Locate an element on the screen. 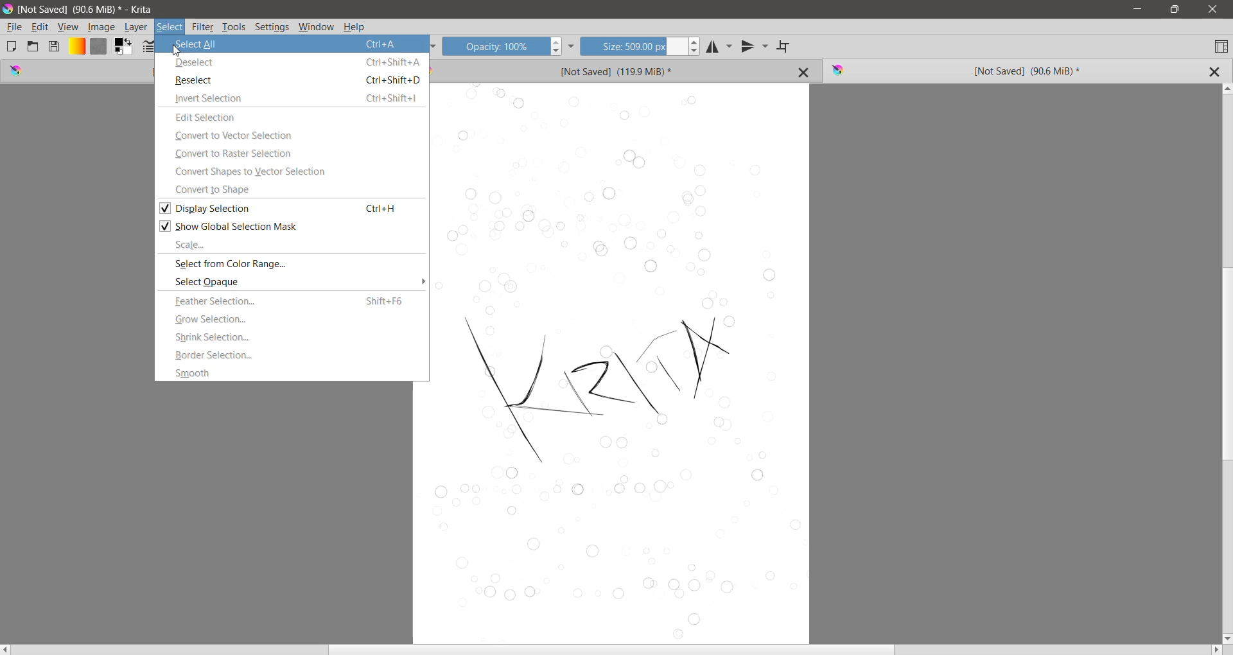 This screenshot has height=655, width=1233. Horizontal Scroll Bar is located at coordinates (612, 650).